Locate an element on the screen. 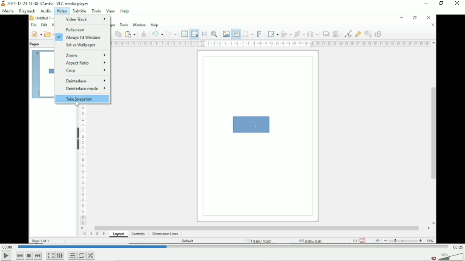 This screenshot has width=465, height=261. cursor is located at coordinates (77, 104).